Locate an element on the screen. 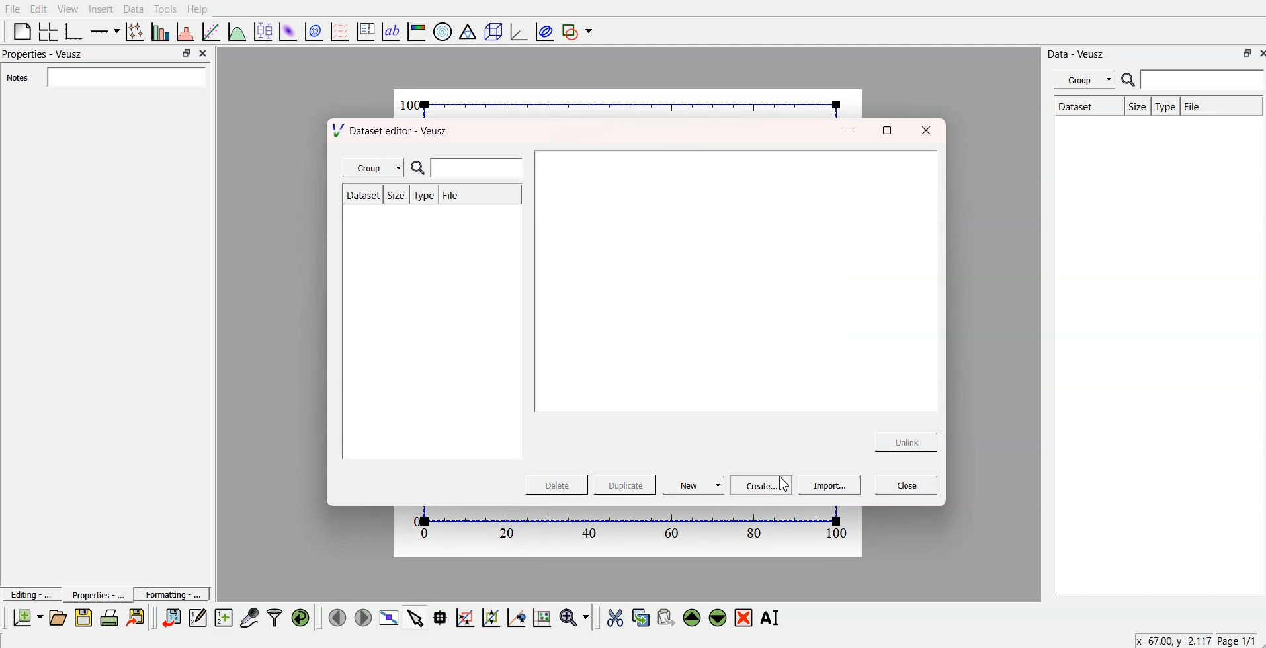  base graph is located at coordinates (75, 30).